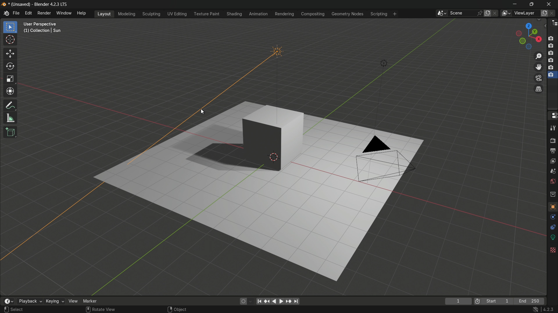 The image size is (558, 313). I want to click on outliner, so click(554, 24).